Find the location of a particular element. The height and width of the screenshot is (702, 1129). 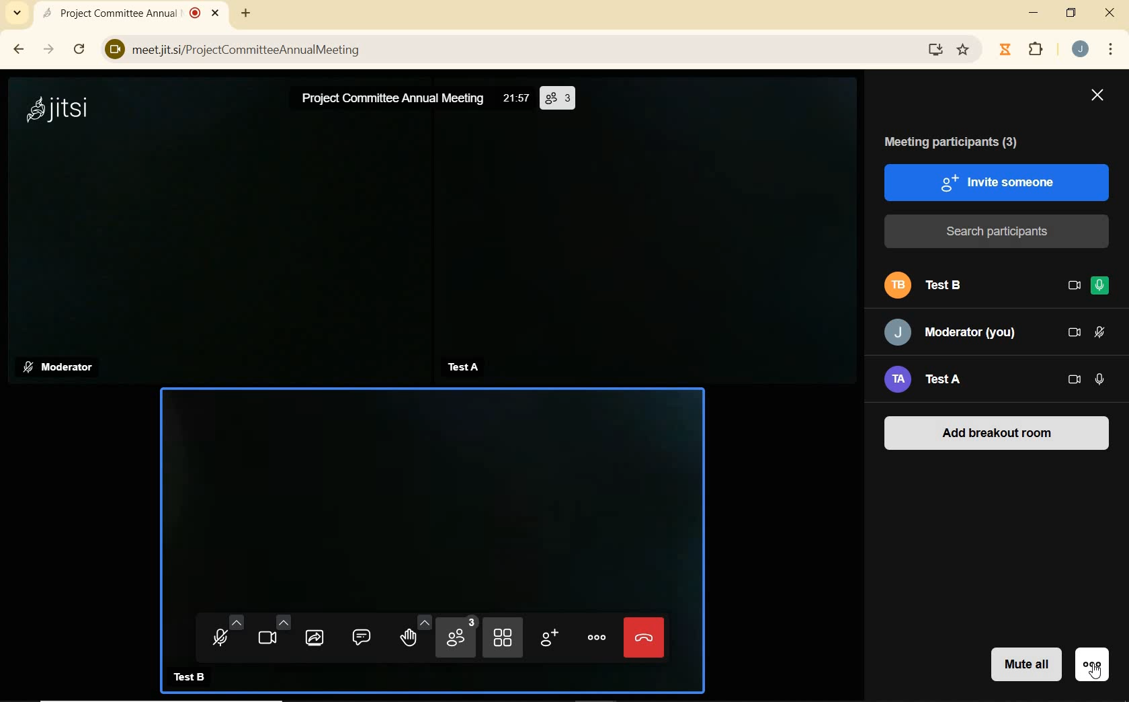

MEETING PARTICIPANTS (3) is located at coordinates (960, 142).